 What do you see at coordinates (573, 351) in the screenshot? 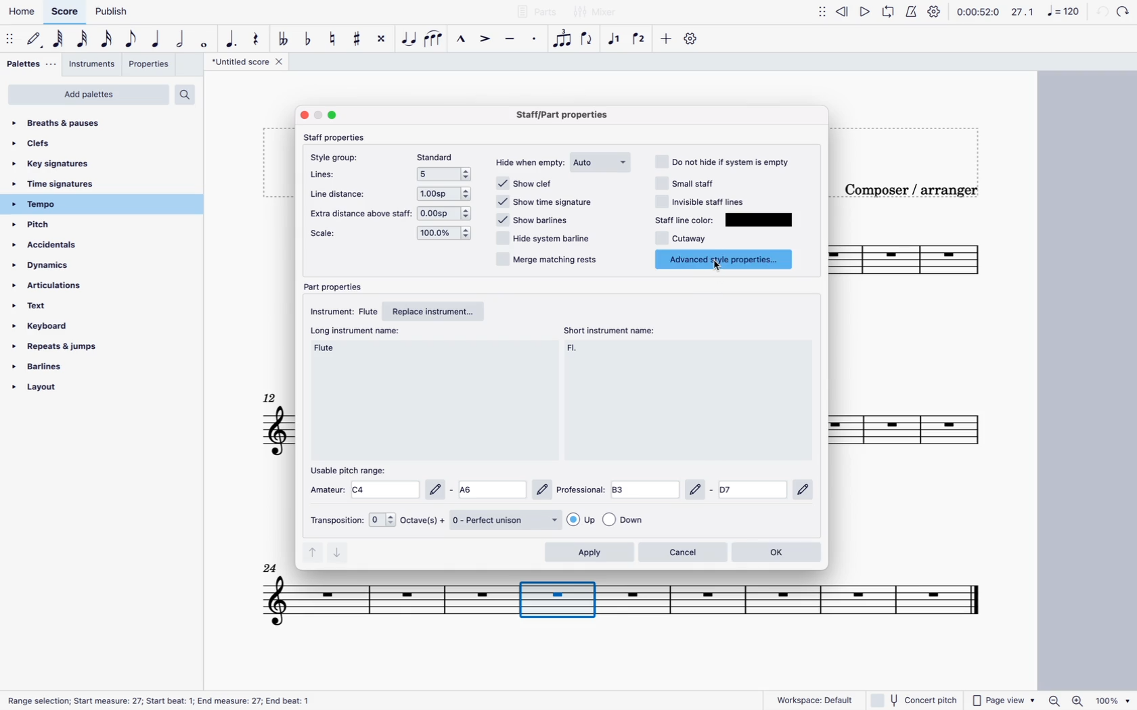
I see `short instrument name` at bounding box center [573, 351].